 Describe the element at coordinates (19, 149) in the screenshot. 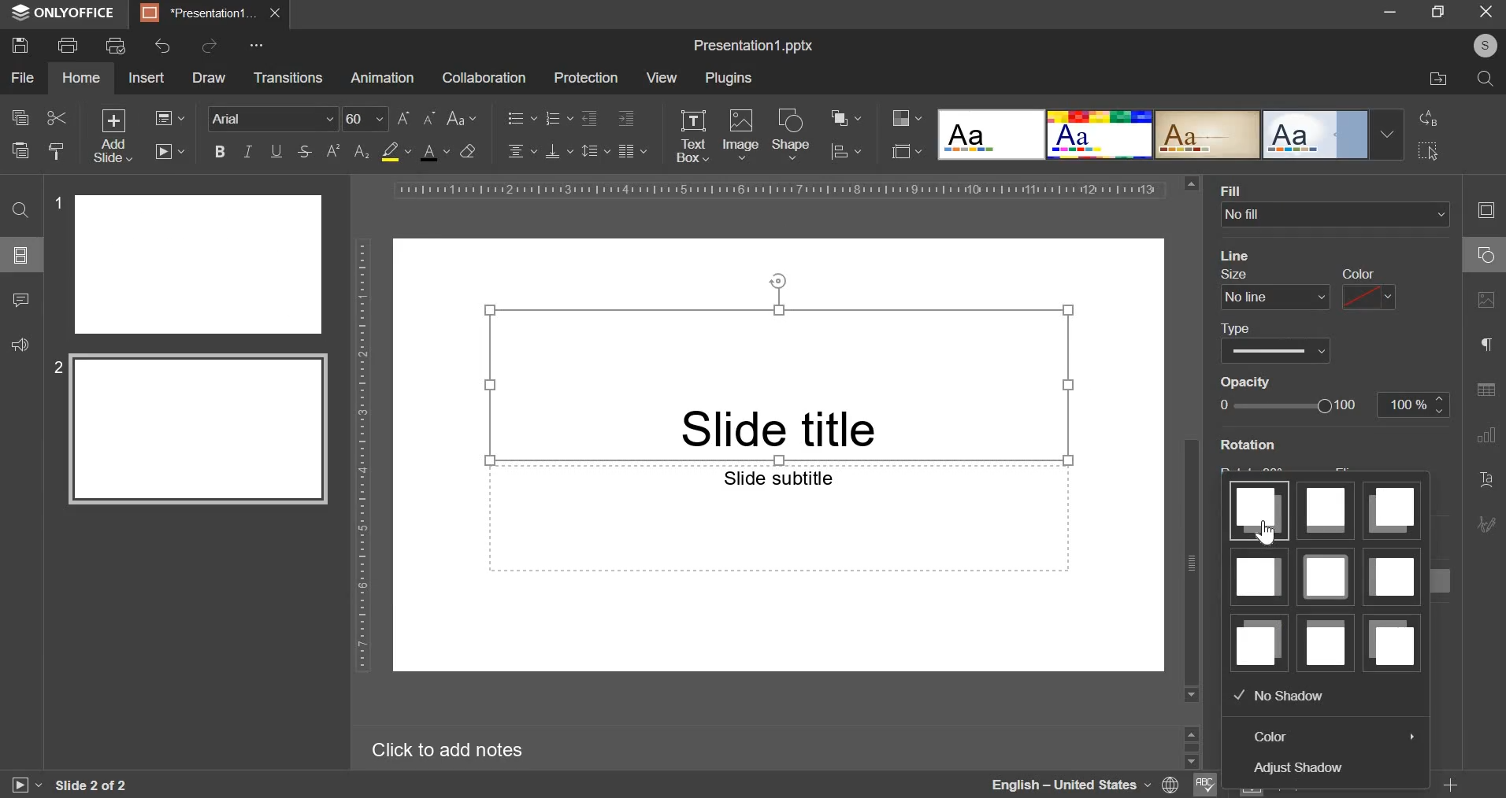

I see `paste` at that location.